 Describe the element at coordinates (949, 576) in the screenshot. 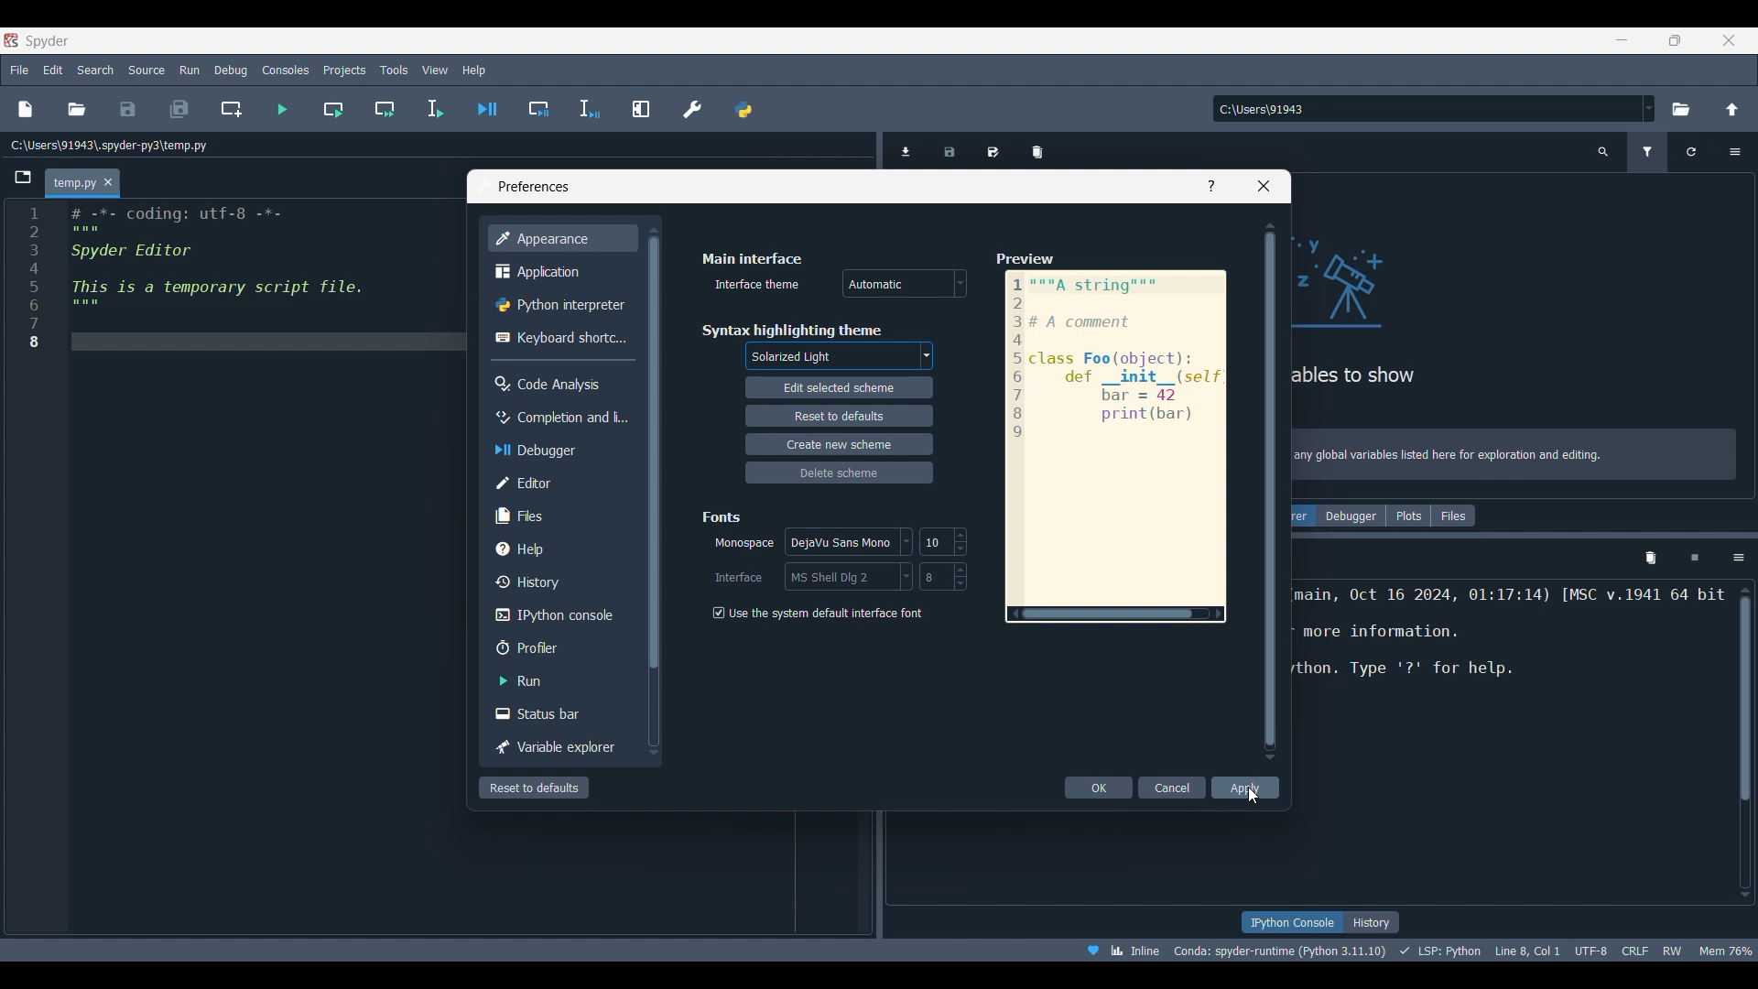

I see `font size` at that location.